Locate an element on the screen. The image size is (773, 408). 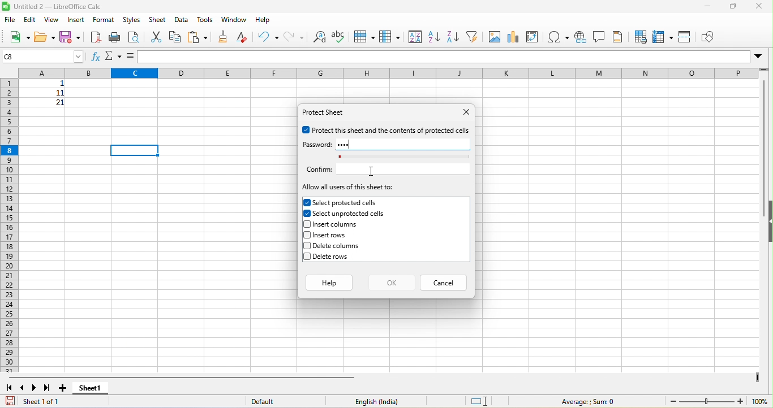
define print area is located at coordinates (641, 38).